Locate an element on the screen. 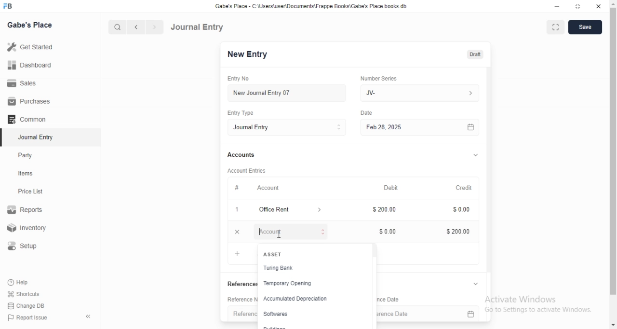 This screenshot has height=329, width=617. « is located at coordinates (89, 317).